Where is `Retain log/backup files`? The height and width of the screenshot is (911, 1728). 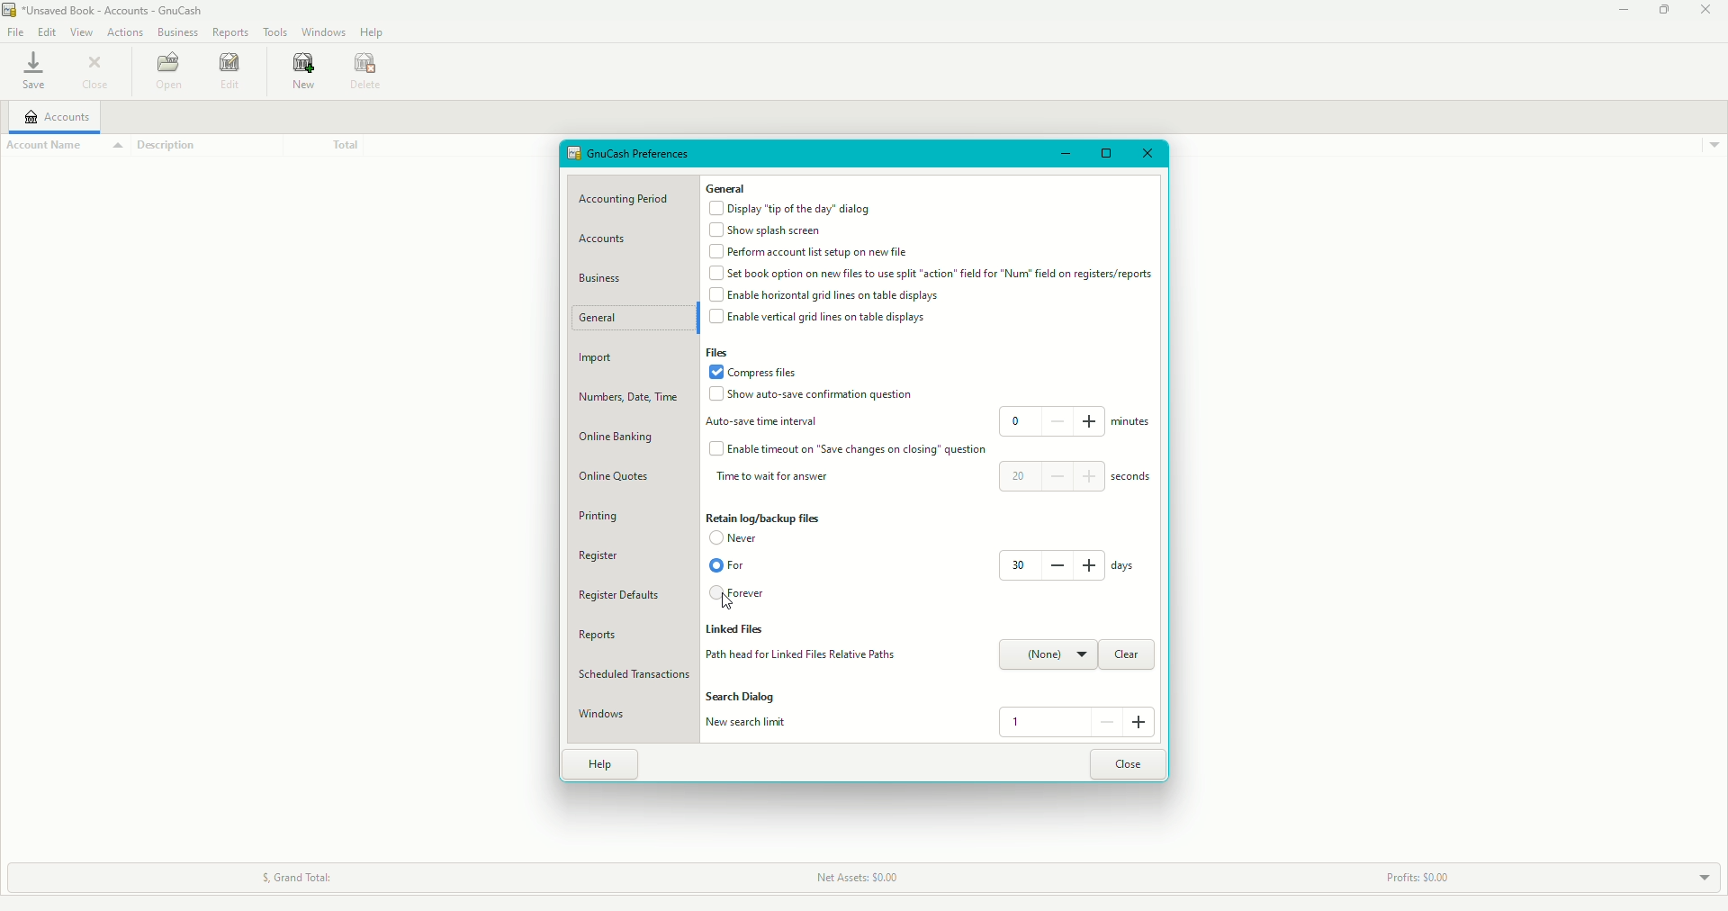 Retain log/backup files is located at coordinates (765, 518).